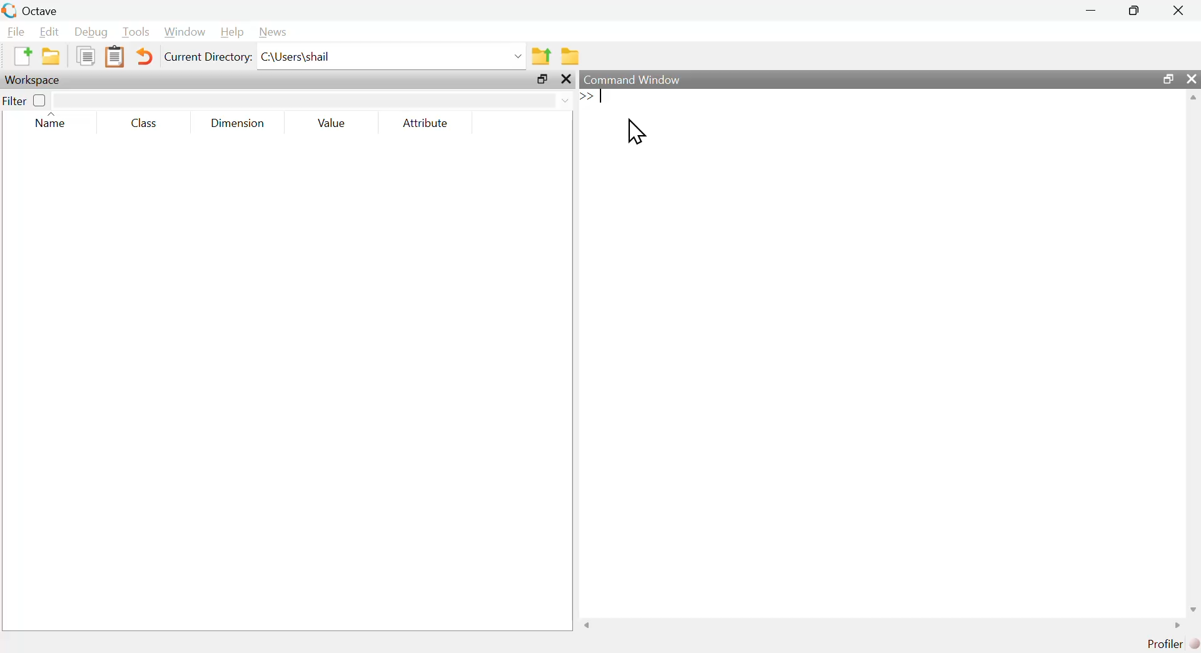 The image size is (1201, 653). Describe the element at coordinates (639, 132) in the screenshot. I see `cursor` at that location.